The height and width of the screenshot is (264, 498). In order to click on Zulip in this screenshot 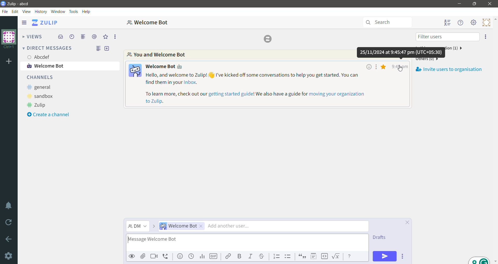, I will do `click(38, 105)`.